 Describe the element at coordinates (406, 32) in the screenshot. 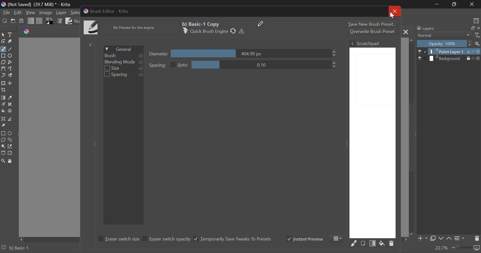

I see `Close` at that location.